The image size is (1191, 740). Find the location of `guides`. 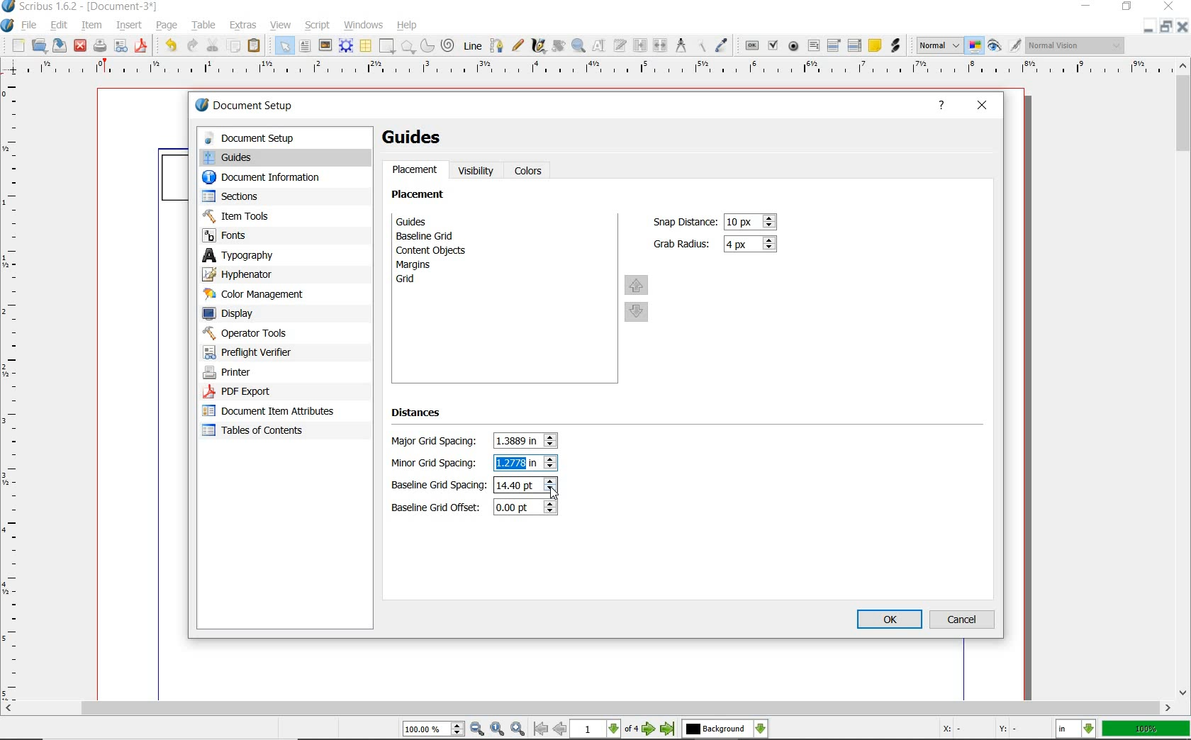

guides is located at coordinates (284, 159).